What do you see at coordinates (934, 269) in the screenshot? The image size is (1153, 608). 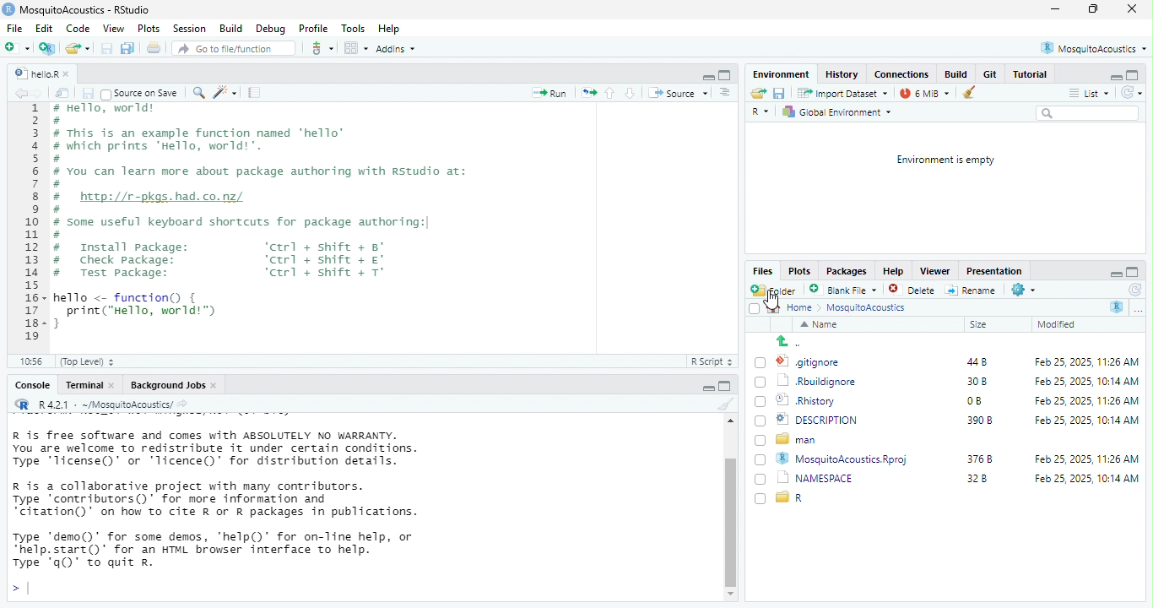 I see `Viewer` at bounding box center [934, 269].